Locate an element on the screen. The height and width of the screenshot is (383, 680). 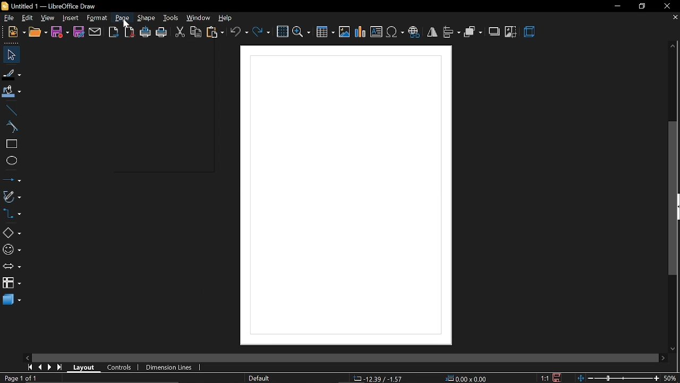
arrows is located at coordinates (12, 267).